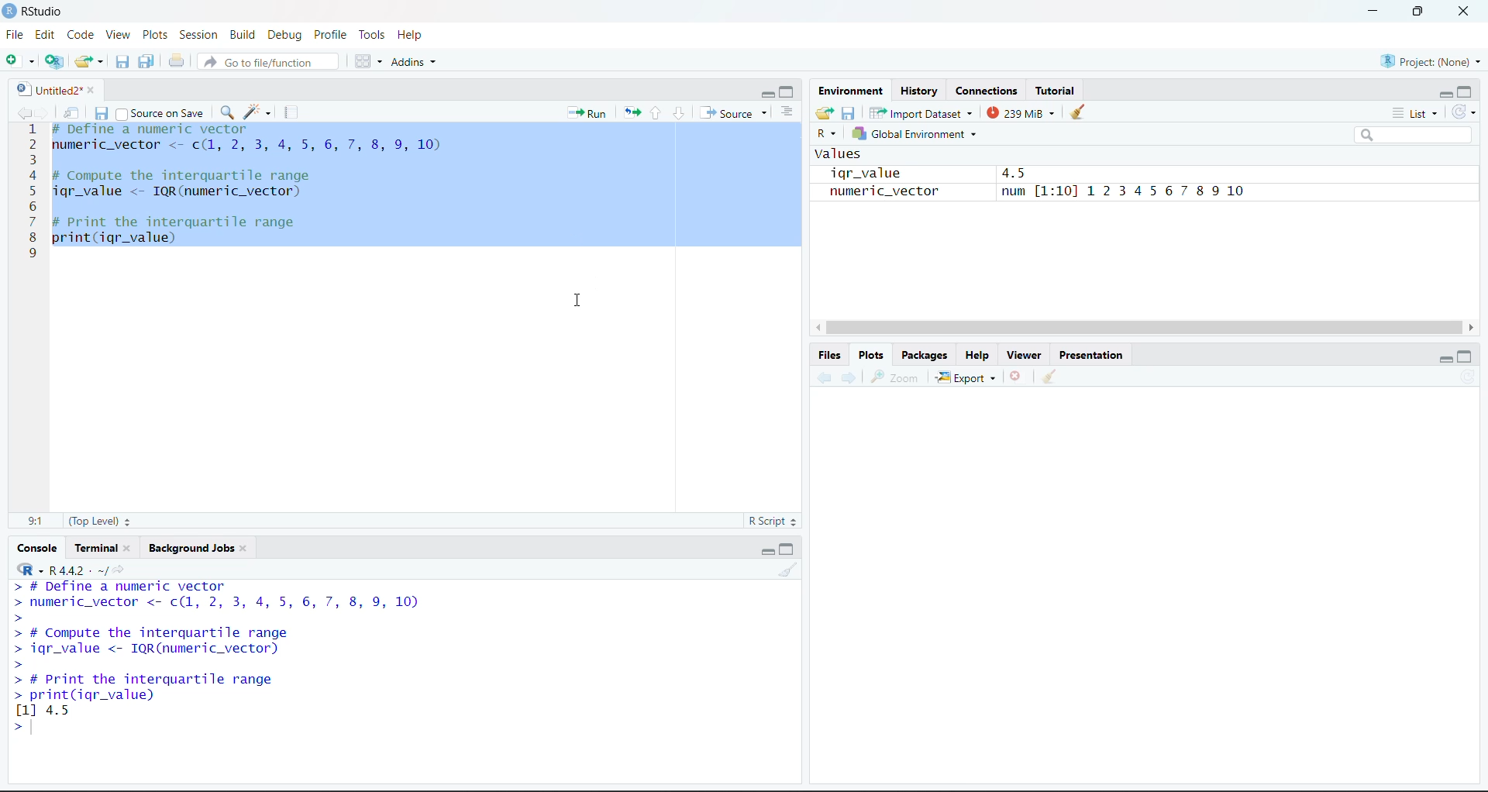  I want to click on Go back to the previous source location (Ctrl + F9), so click(818, 376).